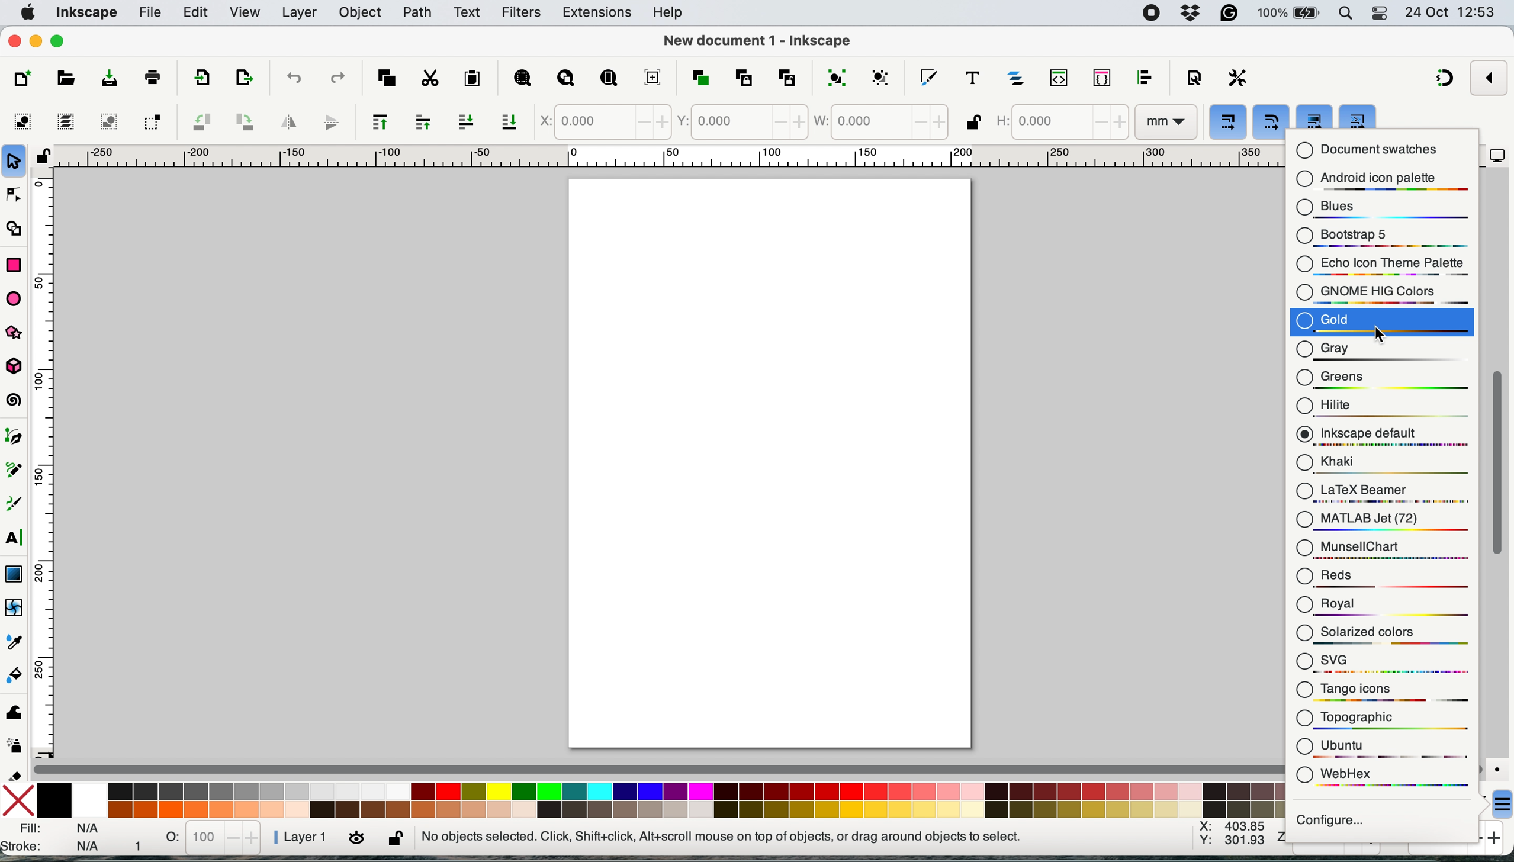  What do you see at coordinates (15, 298) in the screenshot?
I see `ellipse arc tool` at bounding box center [15, 298].